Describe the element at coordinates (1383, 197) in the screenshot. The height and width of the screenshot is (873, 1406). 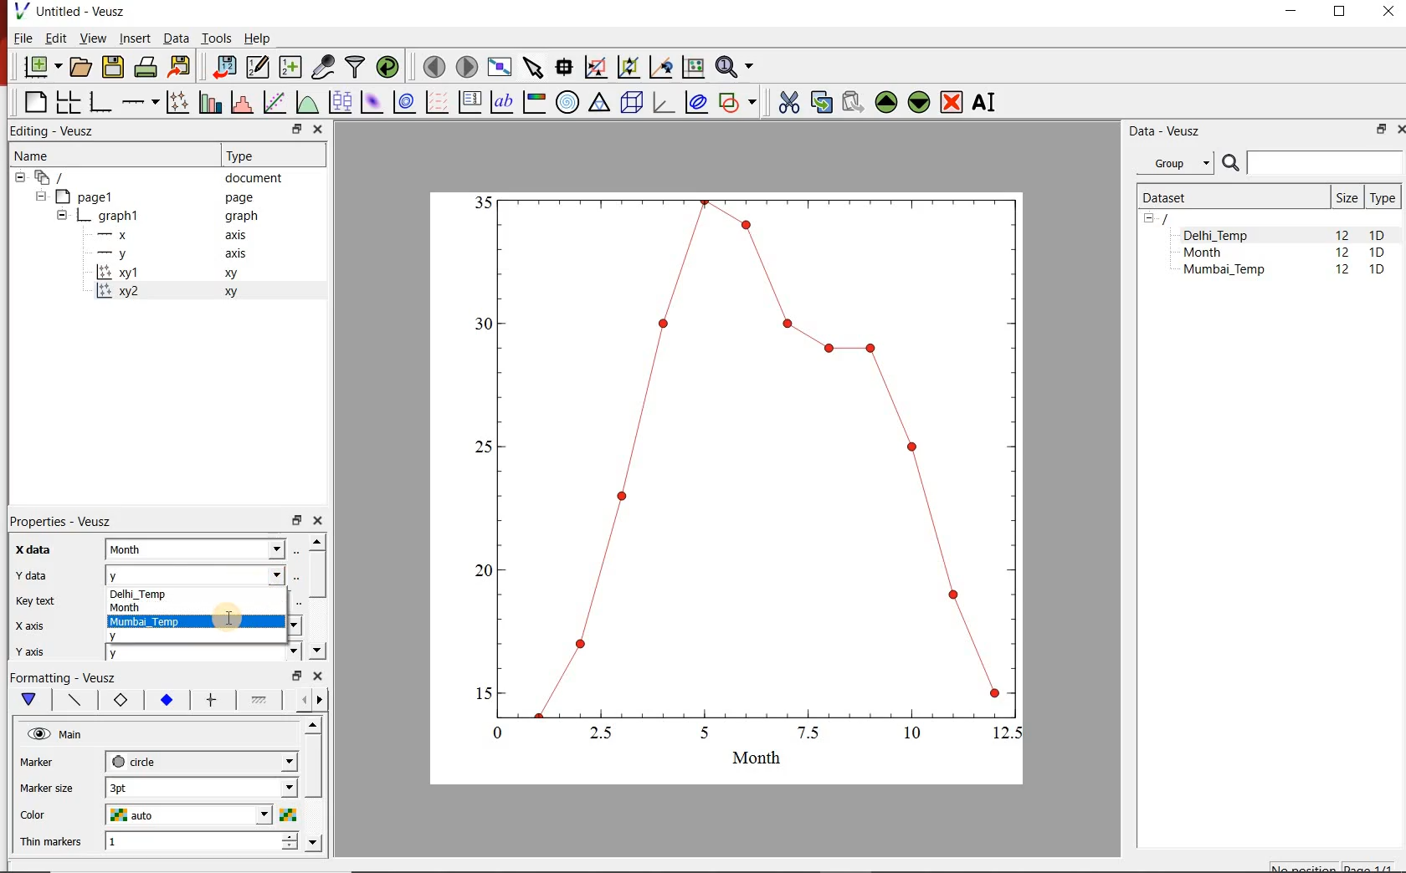
I see `Type` at that location.